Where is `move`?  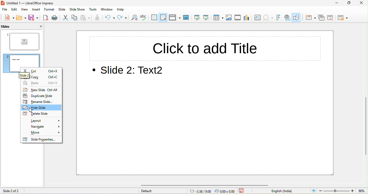
move is located at coordinates (41, 133).